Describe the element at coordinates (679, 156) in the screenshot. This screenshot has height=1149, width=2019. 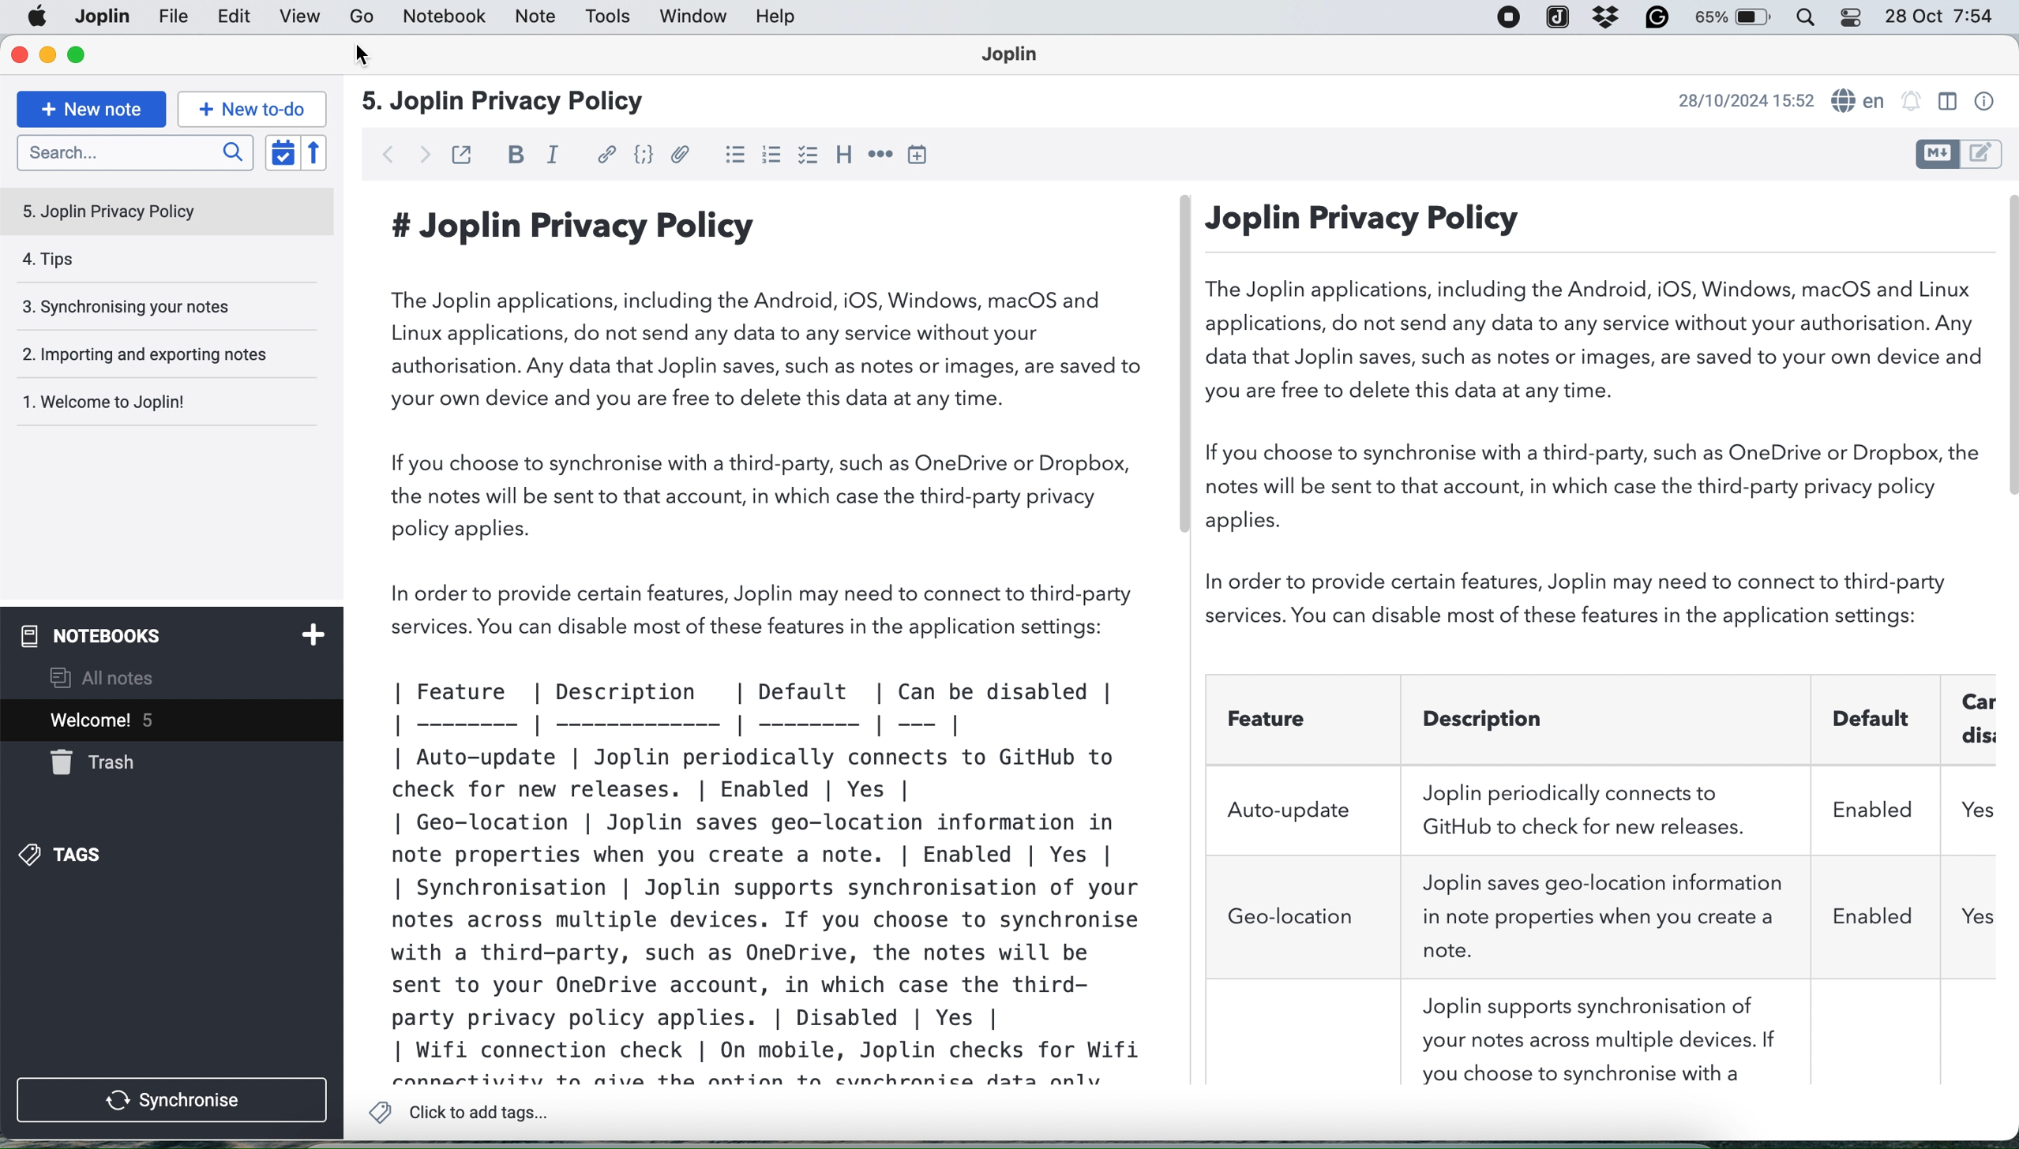
I see `attach file` at that location.